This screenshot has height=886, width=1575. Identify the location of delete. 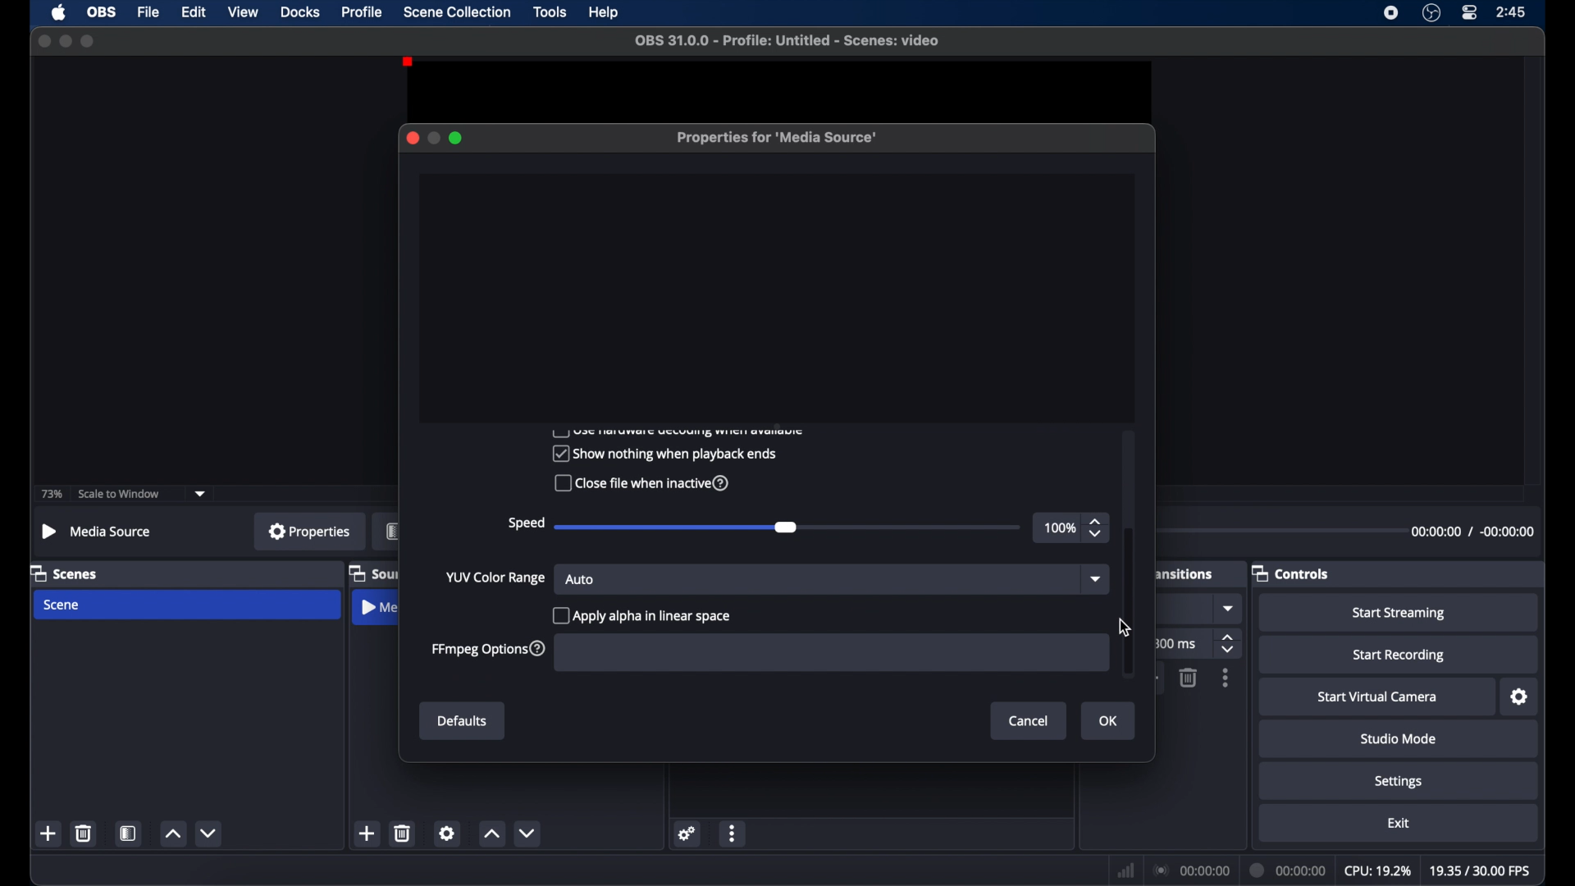
(404, 833).